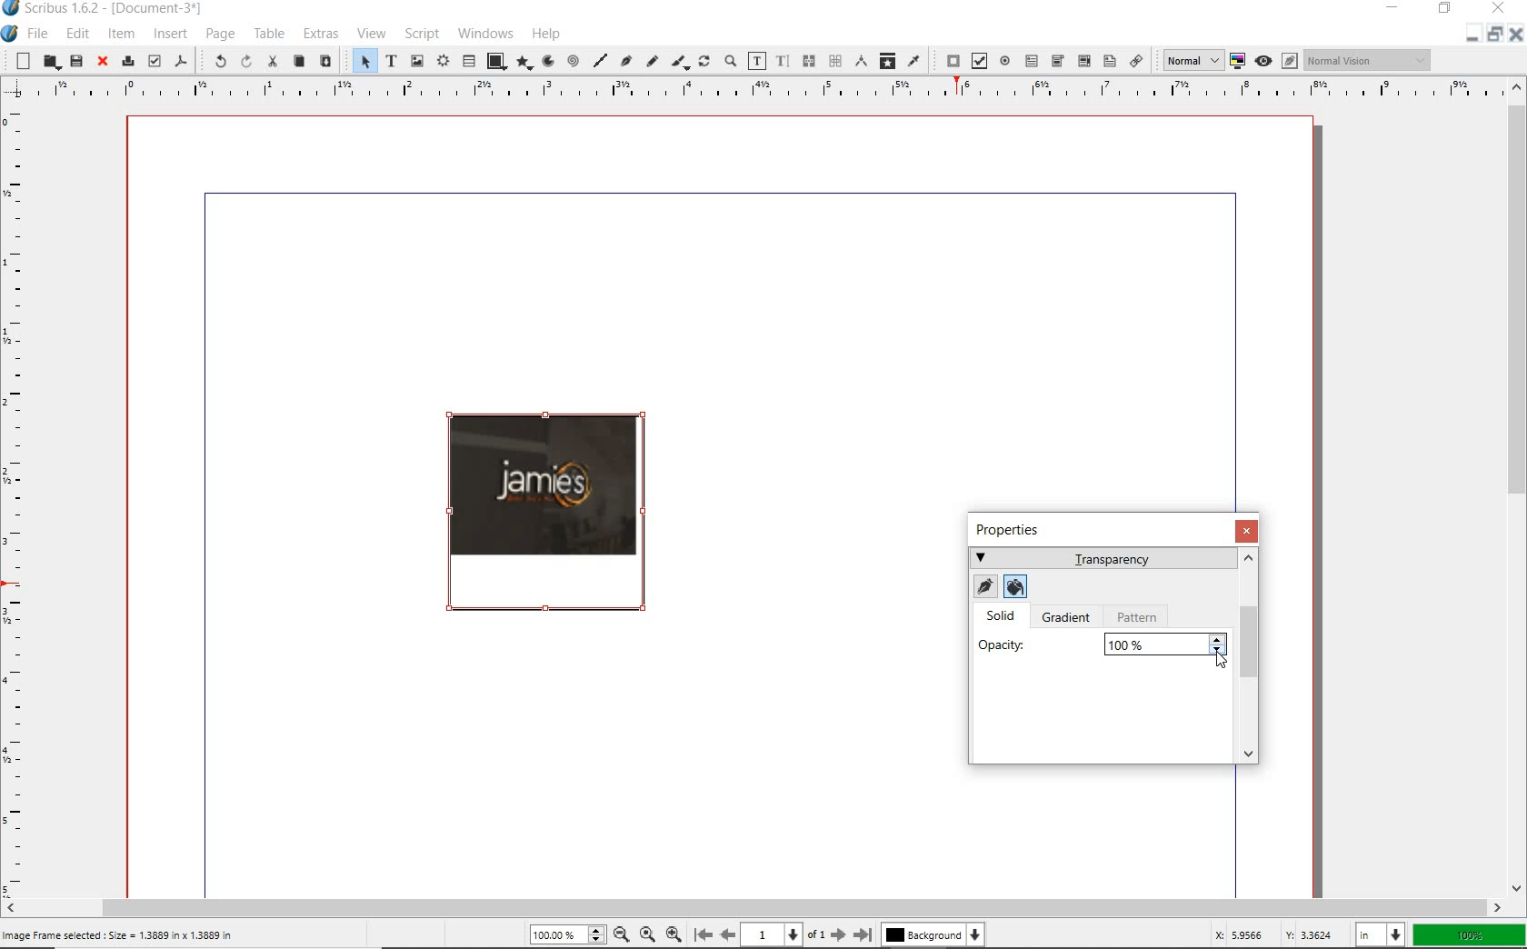 The width and height of the screenshot is (1527, 949). I want to click on Bezier curve, so click(625, 60).